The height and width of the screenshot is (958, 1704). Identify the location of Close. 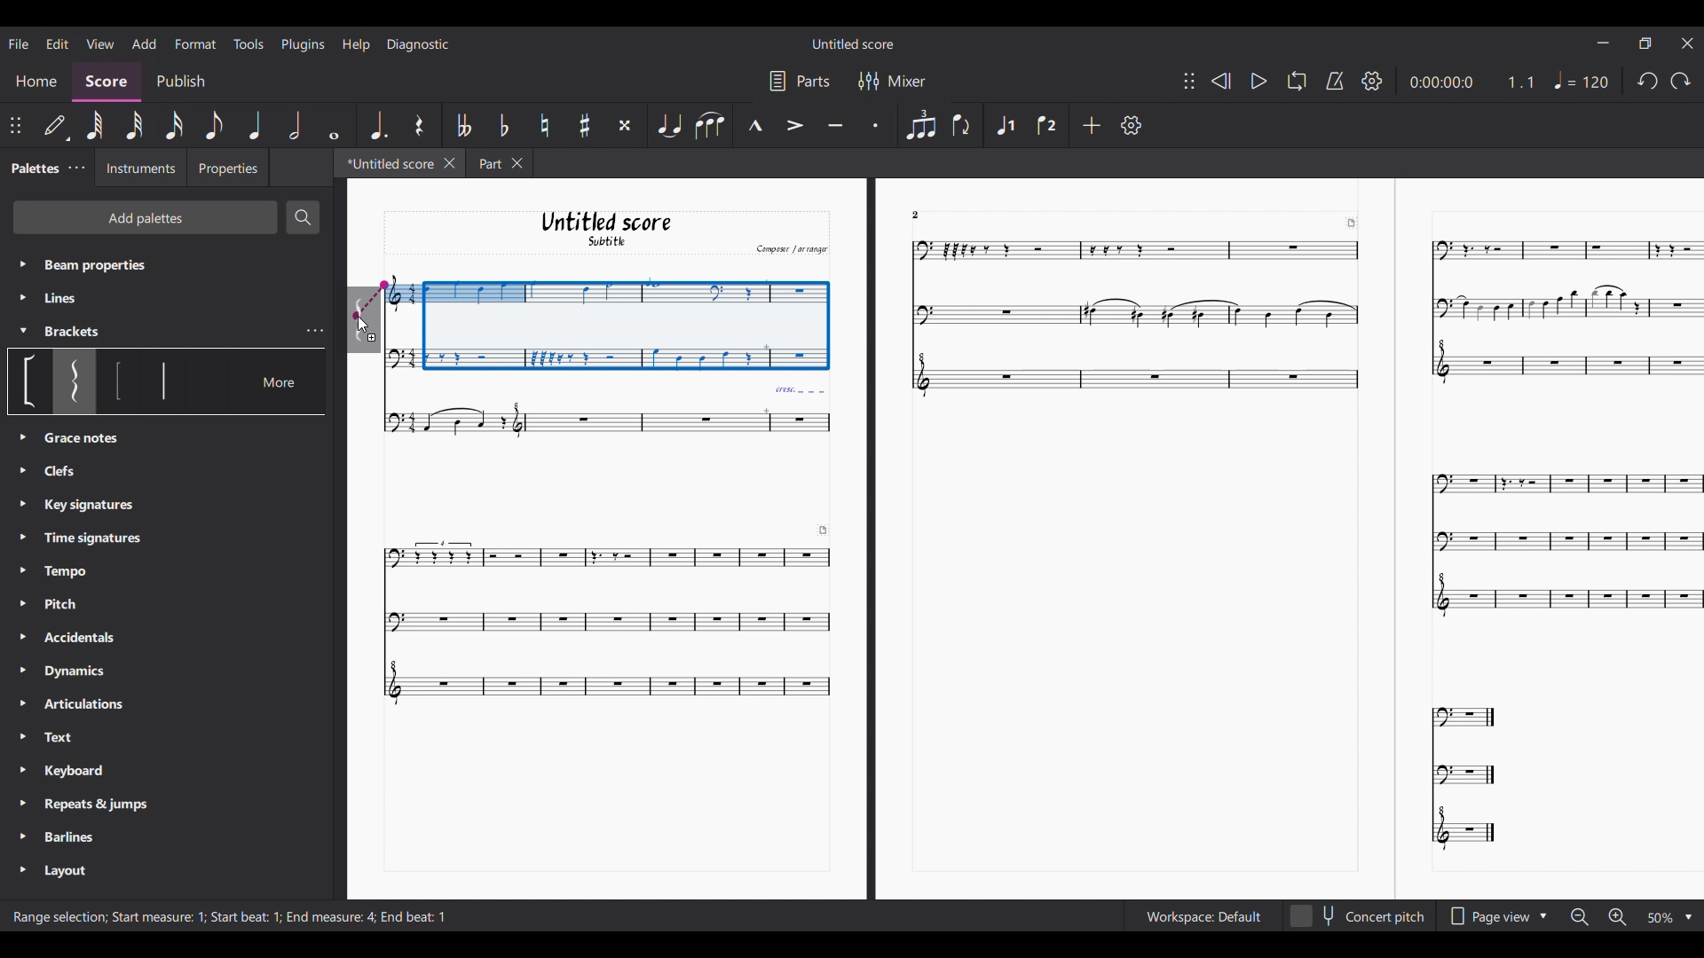
(450, 163).